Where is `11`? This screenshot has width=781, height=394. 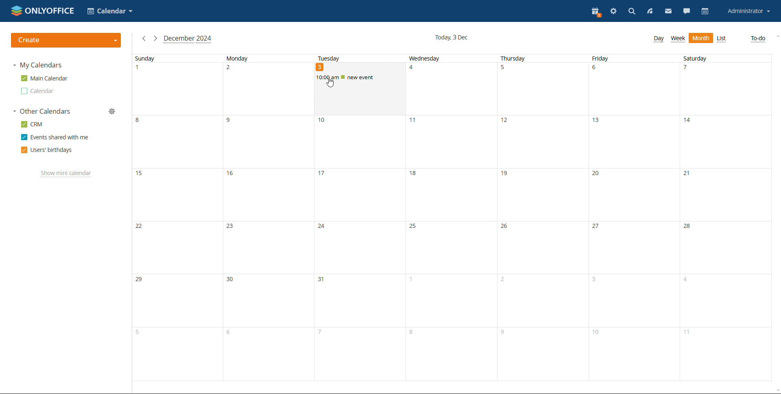
11 is located at coordinates (726, 353).